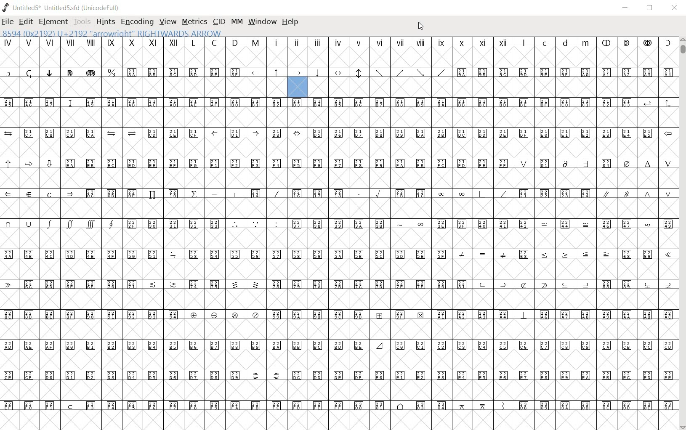  I want to click on ENCODING, so click(136, 21).